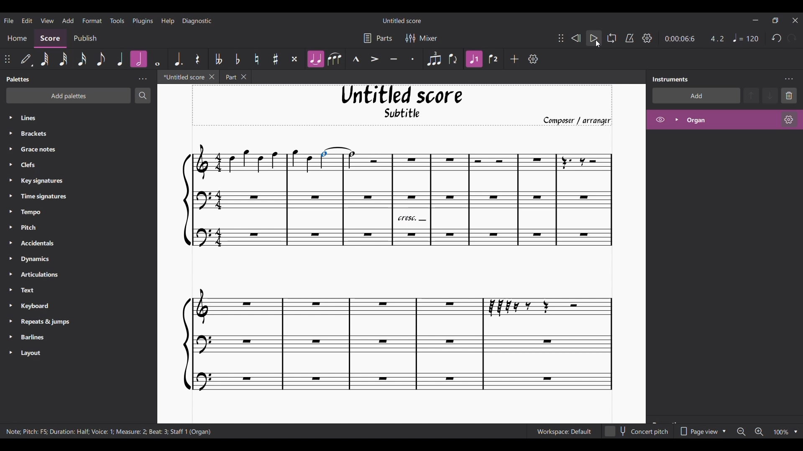 This screenshot has width=803, height=451. I want to click on Rest, so click(198, 58).